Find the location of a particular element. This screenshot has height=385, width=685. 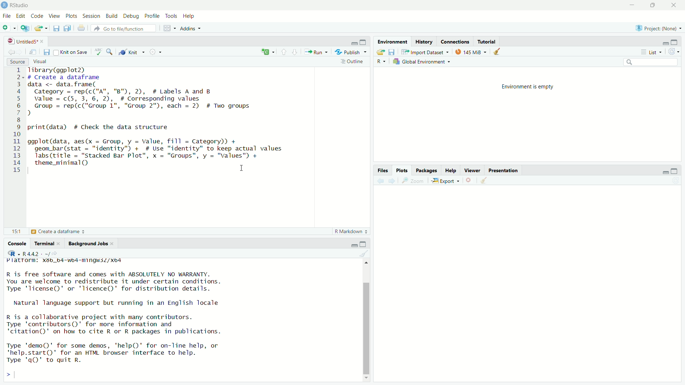

Scrollbar is located at coordinates (366, 325).